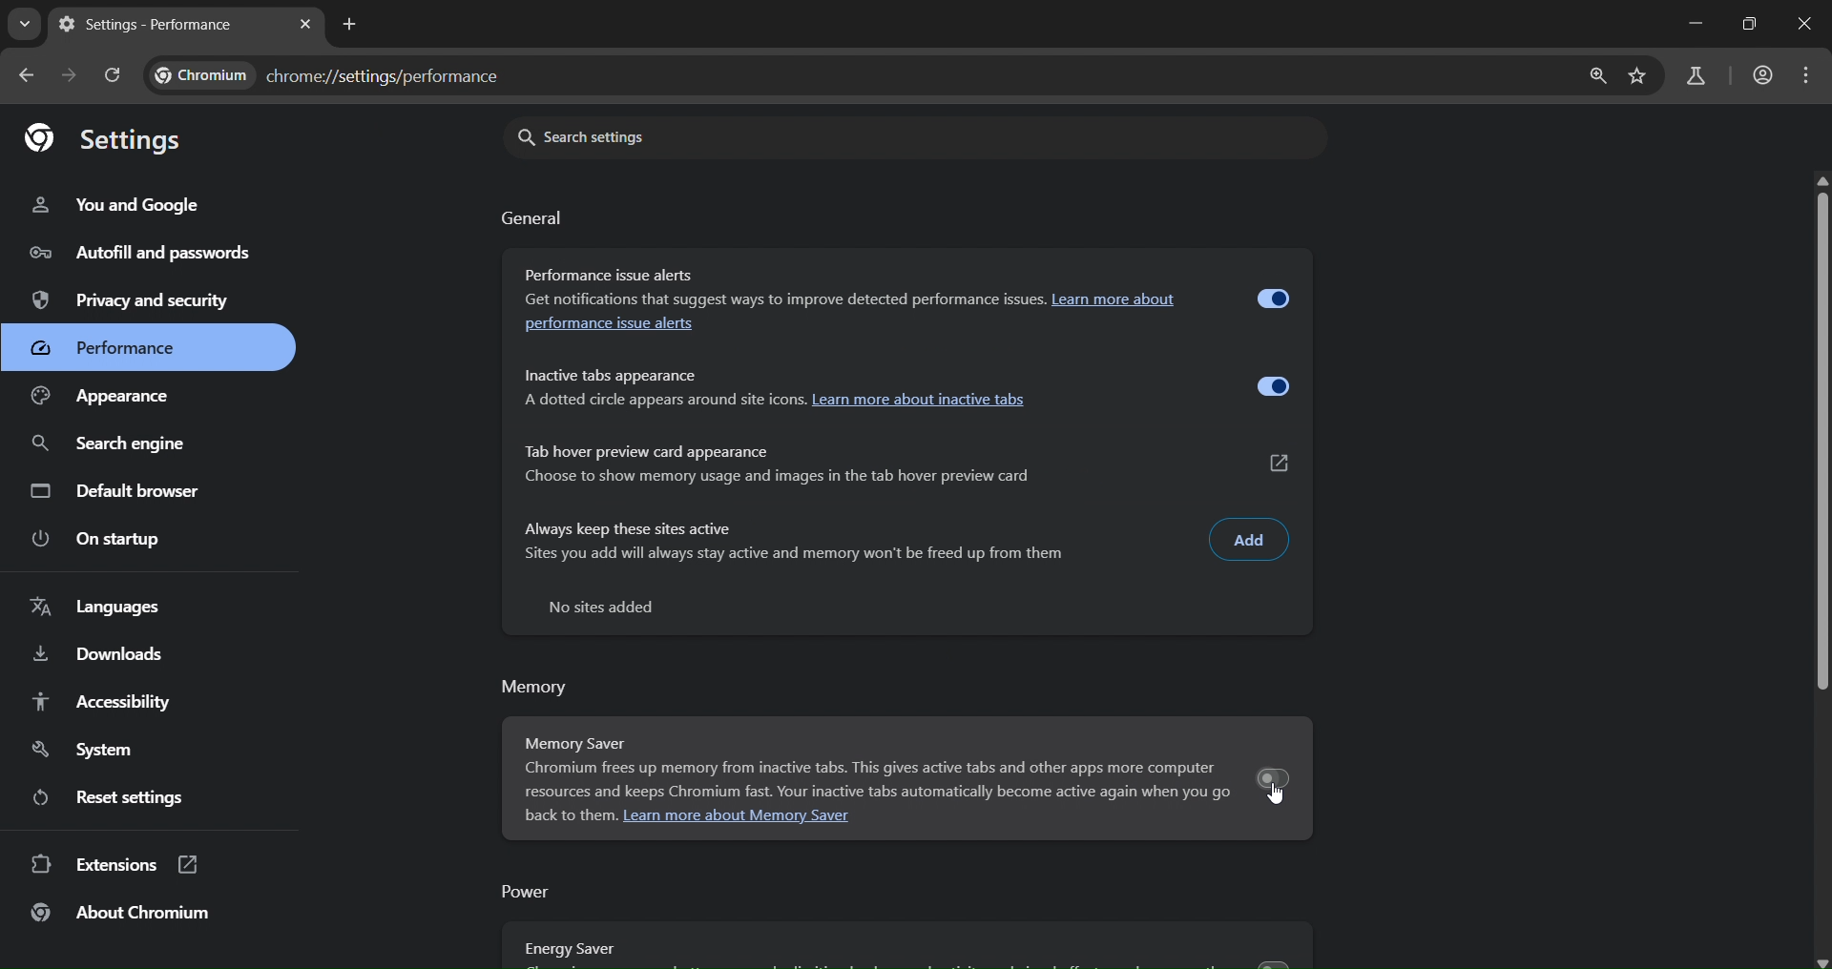 The width and height of the screenshot is (1832, 969). Describe the element at coordinates (529, 890) in the screenshot. I see `power` at that location.